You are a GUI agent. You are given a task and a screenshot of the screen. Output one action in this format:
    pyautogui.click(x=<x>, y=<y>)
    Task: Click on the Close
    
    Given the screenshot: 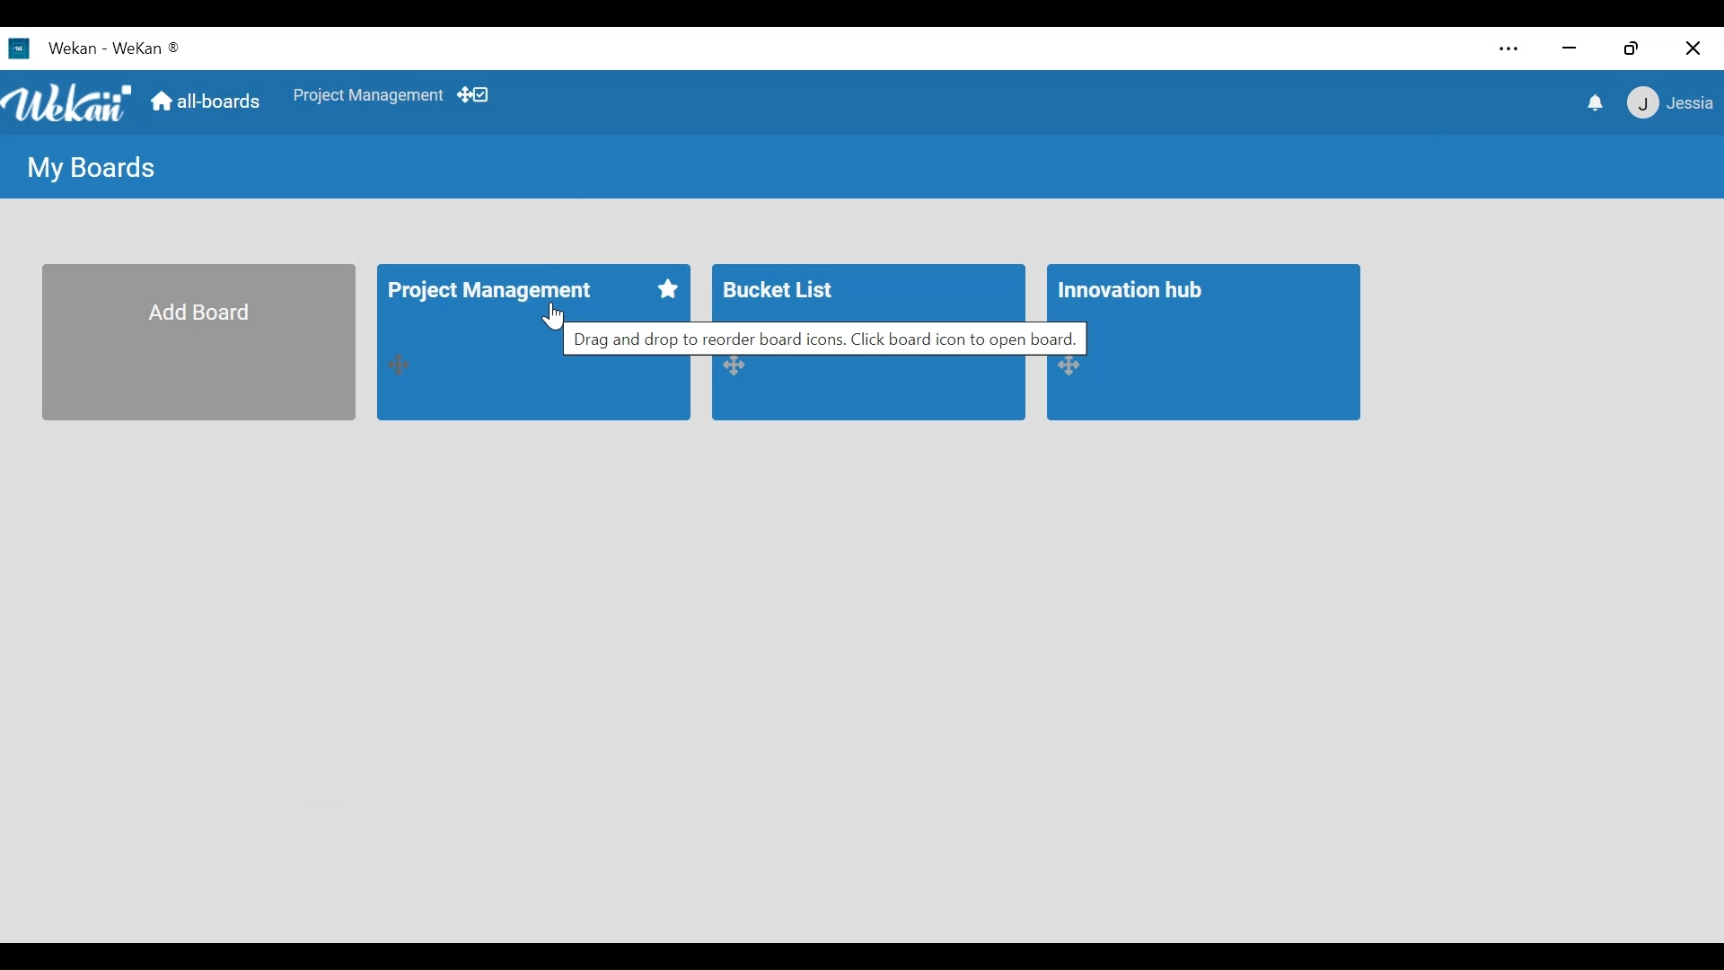 What is the action you would take?
    pyautogui.click(x=1694, y=47)
    